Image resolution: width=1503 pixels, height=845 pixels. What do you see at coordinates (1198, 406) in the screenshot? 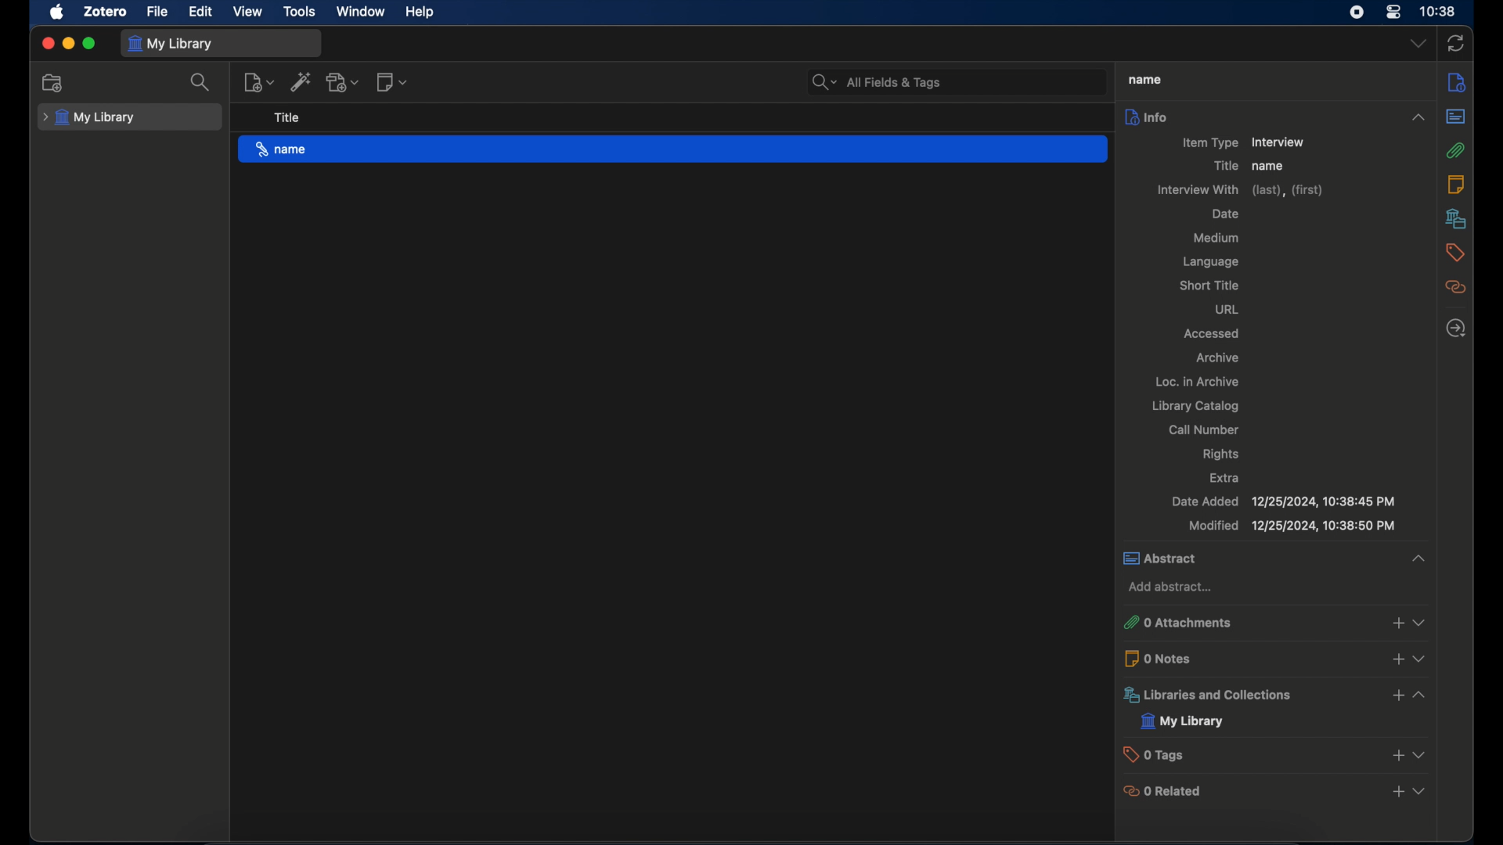
I see `library catalog` at bounding box center [1198, 406].